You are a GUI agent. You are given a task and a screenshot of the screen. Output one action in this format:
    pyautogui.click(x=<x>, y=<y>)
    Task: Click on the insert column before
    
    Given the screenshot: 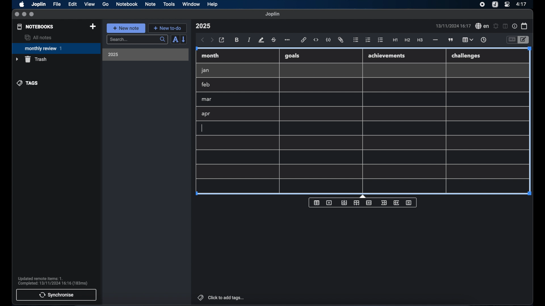 What is the action you would take?
    pyautogui.click(x=384, y=203)
    